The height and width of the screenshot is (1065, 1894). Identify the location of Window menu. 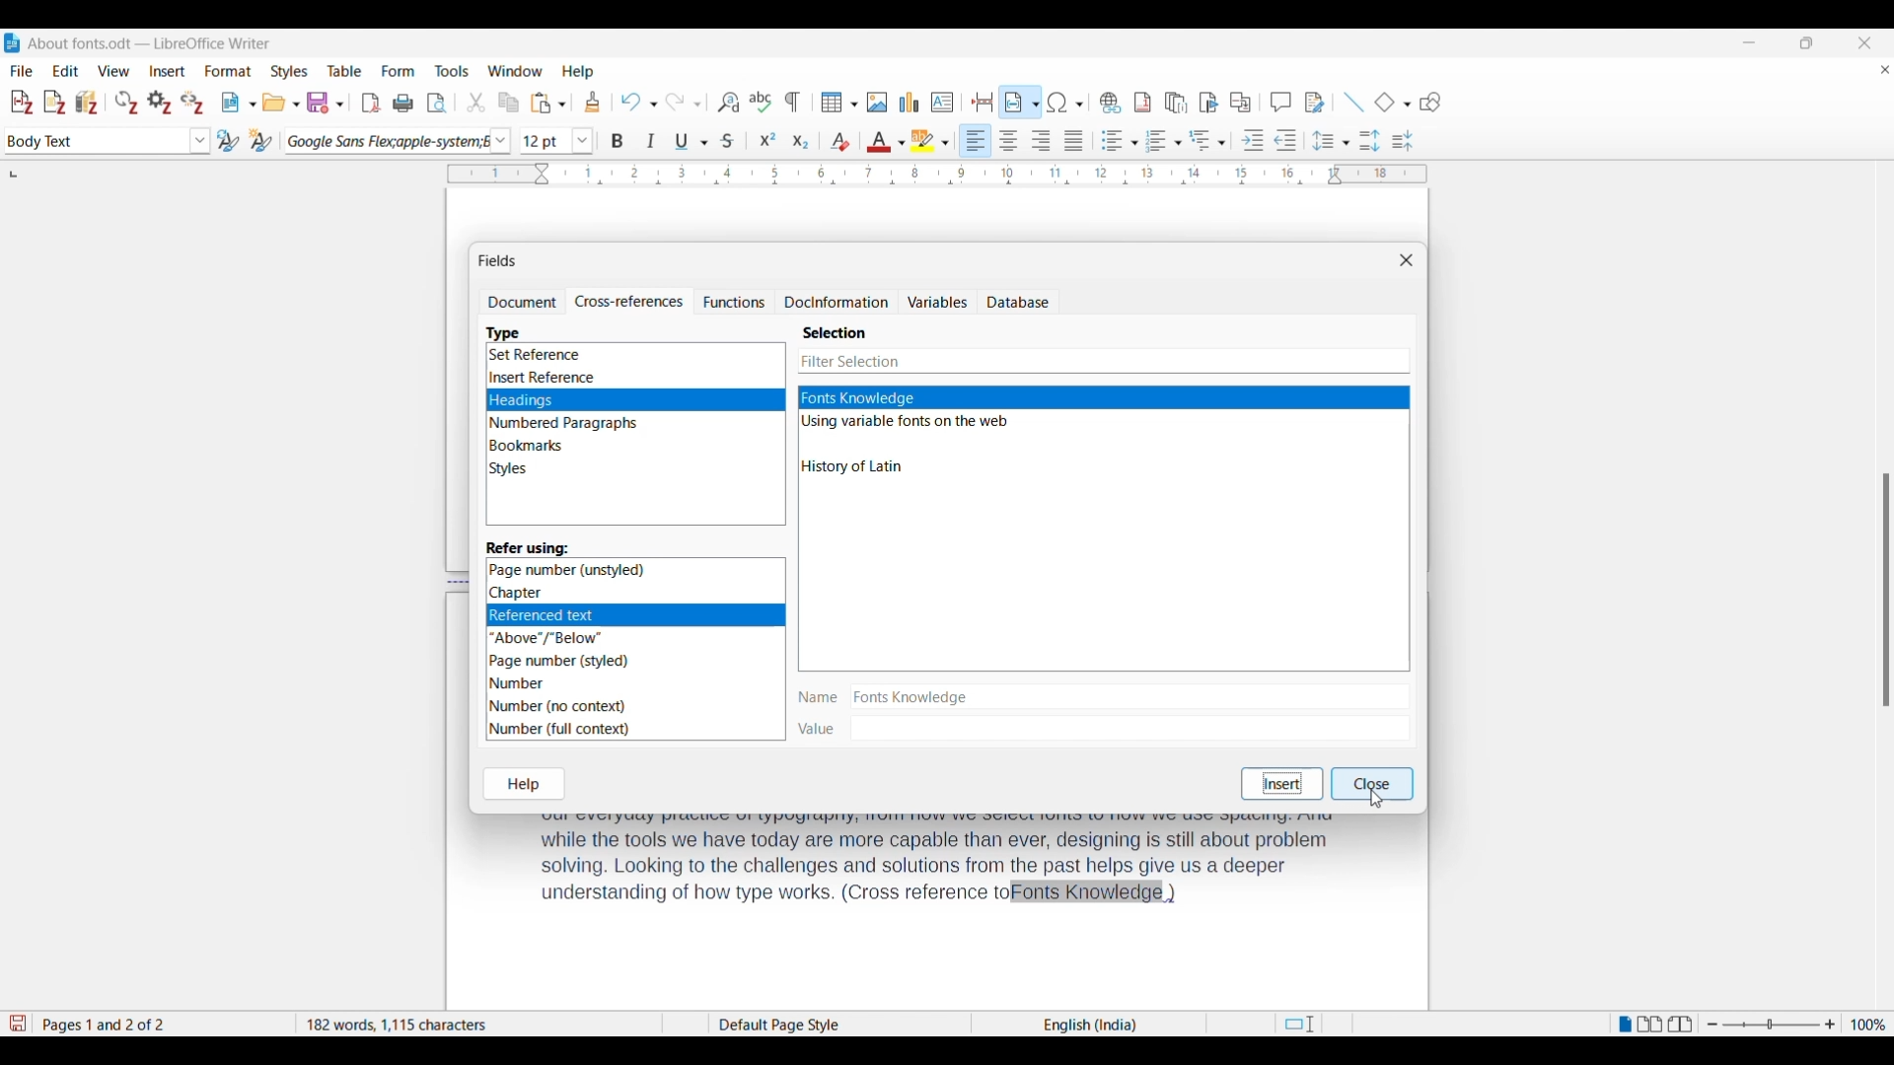
(516, 71).